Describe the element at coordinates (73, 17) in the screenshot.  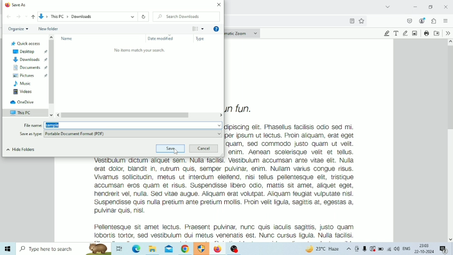
I see `File Path` at that location.